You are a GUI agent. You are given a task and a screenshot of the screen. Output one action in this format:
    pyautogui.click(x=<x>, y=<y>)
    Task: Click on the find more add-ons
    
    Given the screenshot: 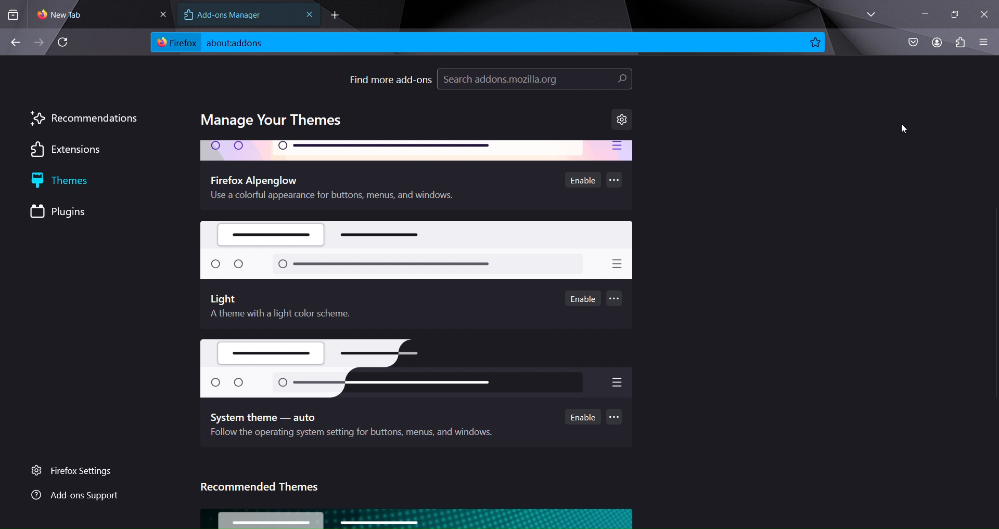 What is the action you would take?
    pyautogui.click(x=390, y=78)
    